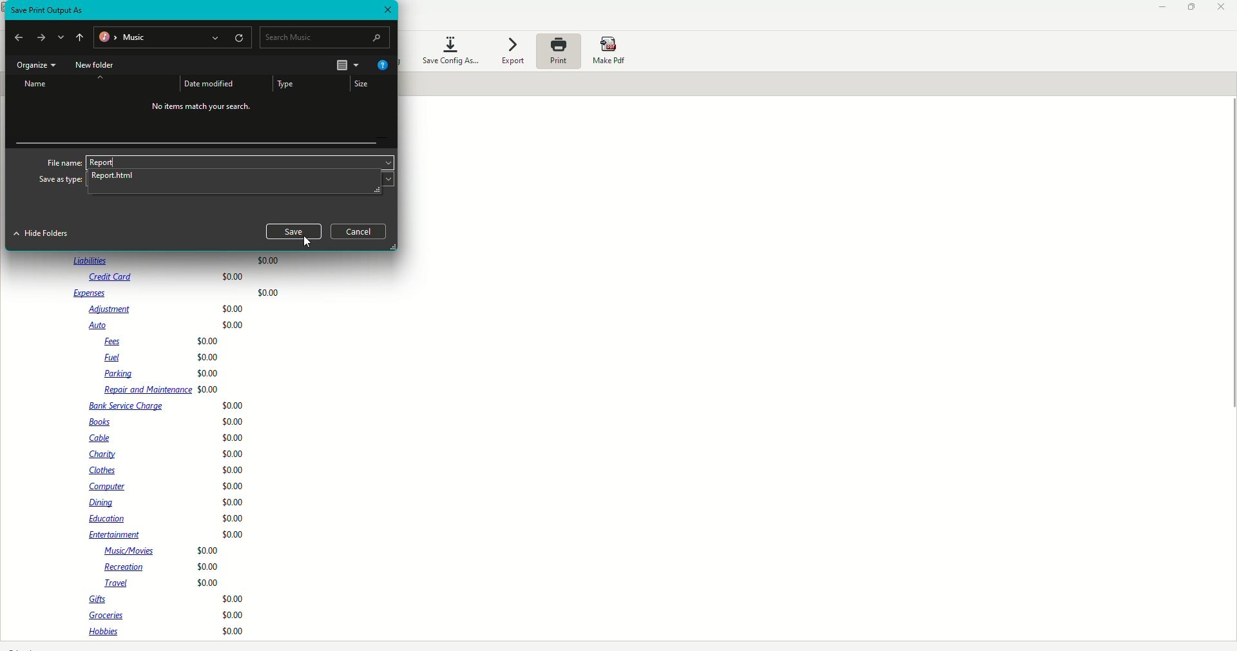  What do you see at coordinates (381, 66) in the screenshot?
I see `Help` at bounding box center [381, 66].